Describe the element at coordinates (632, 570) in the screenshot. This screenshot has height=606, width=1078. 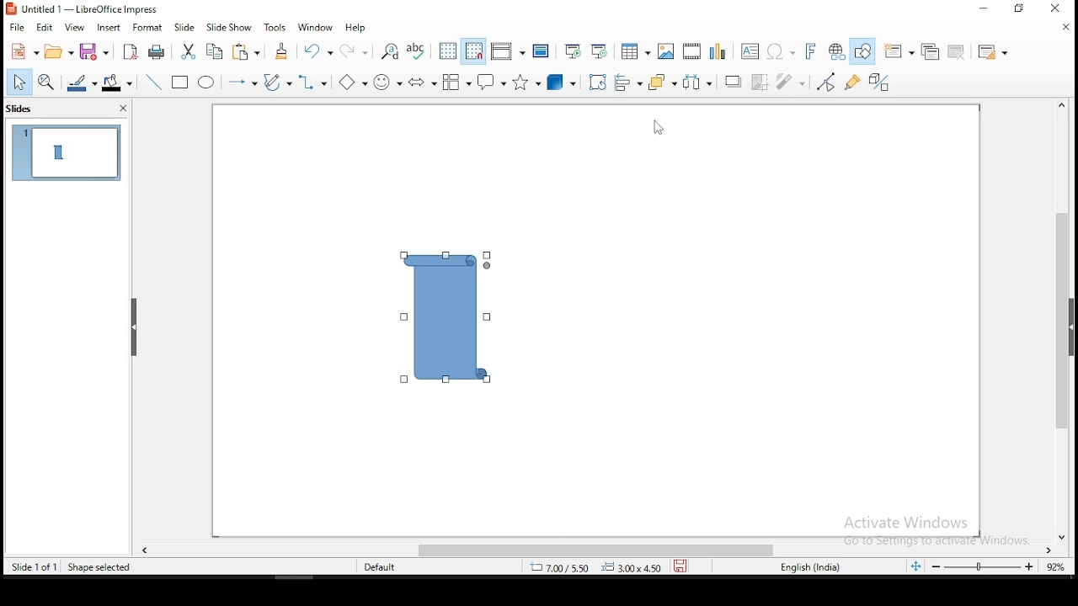
I see `0.00x0.00` at that location.